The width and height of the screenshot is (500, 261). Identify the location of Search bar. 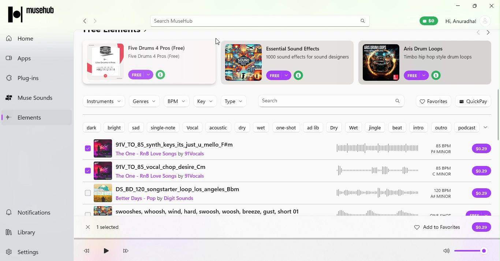
(250, 21).